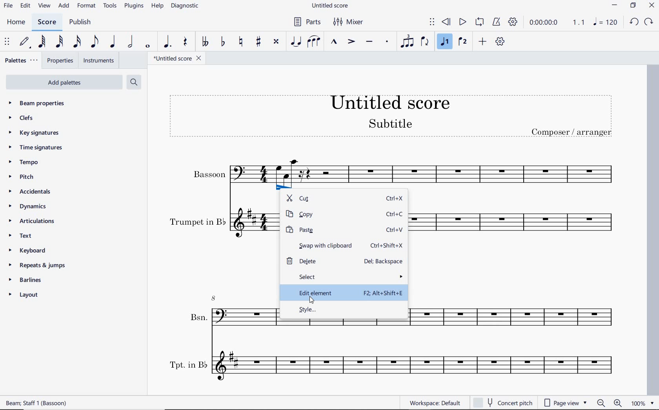 The width and height of the screenshot is (659, 410). Describe the element at coordinates (311, 300) in the screenshot. I see `cursor` at that location.